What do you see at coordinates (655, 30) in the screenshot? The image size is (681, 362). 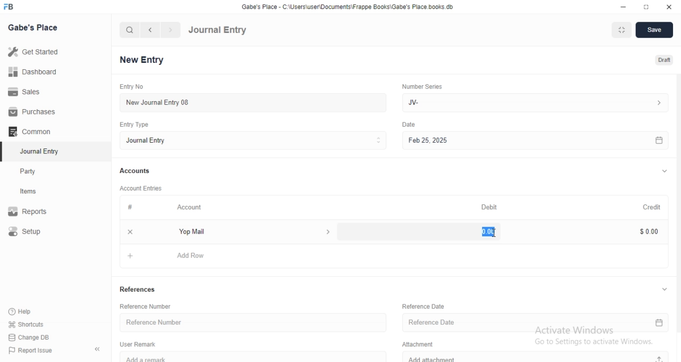 I see `Save` at bounding box center [655, 30].